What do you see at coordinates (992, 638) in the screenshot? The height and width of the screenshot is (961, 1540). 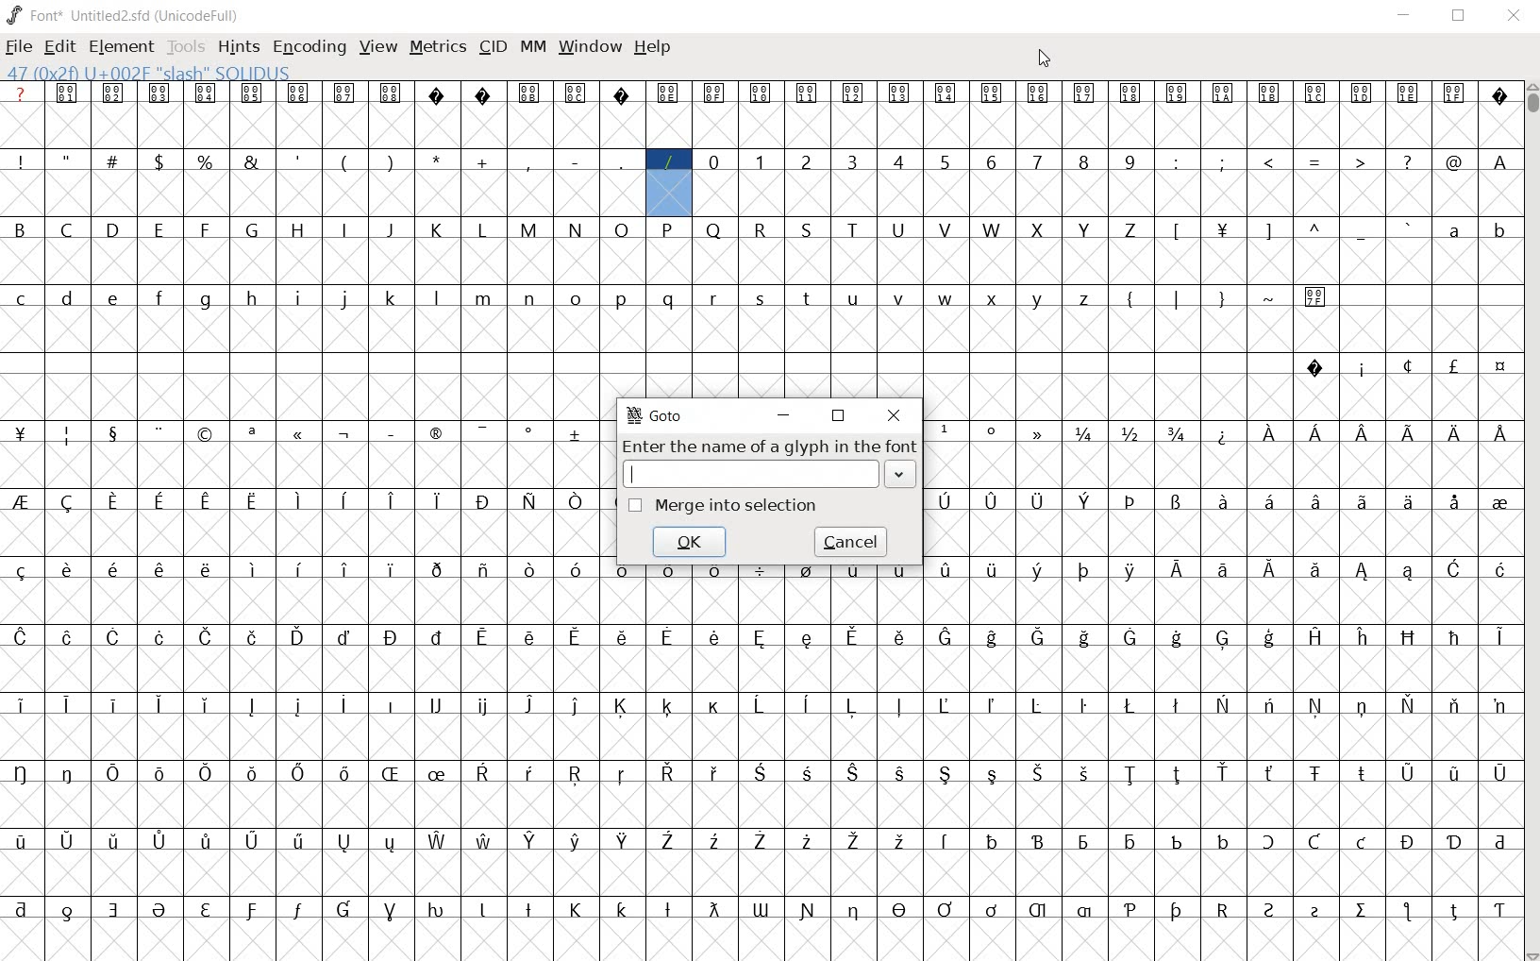 I see `glyph` at bounding box center [992, 638].